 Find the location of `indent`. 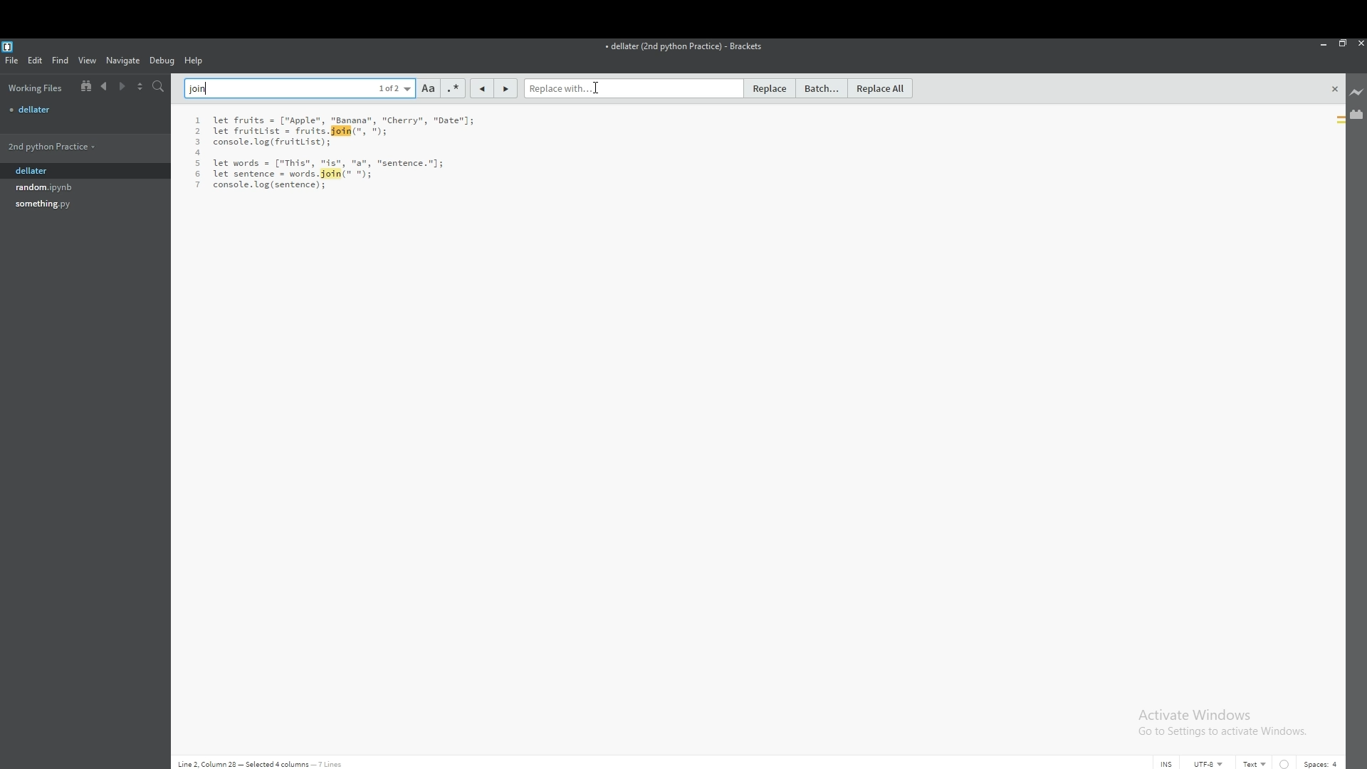

indent is located at coordinates (1284, 763).